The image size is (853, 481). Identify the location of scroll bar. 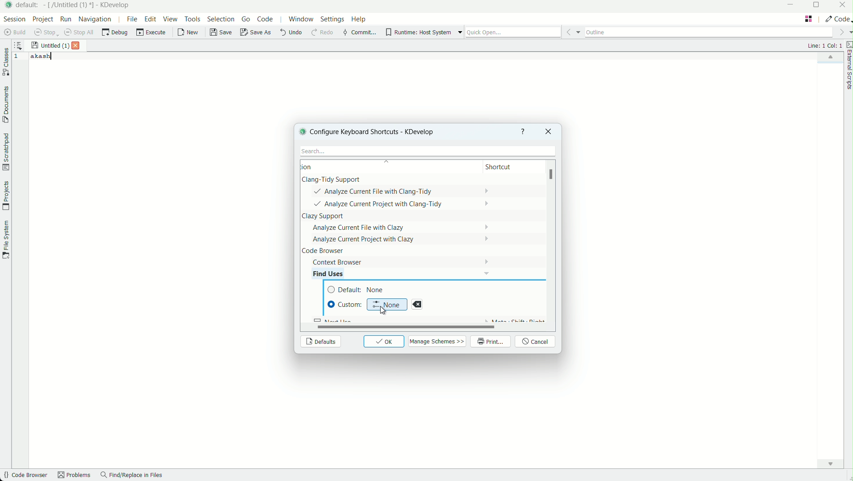
(401, 327).